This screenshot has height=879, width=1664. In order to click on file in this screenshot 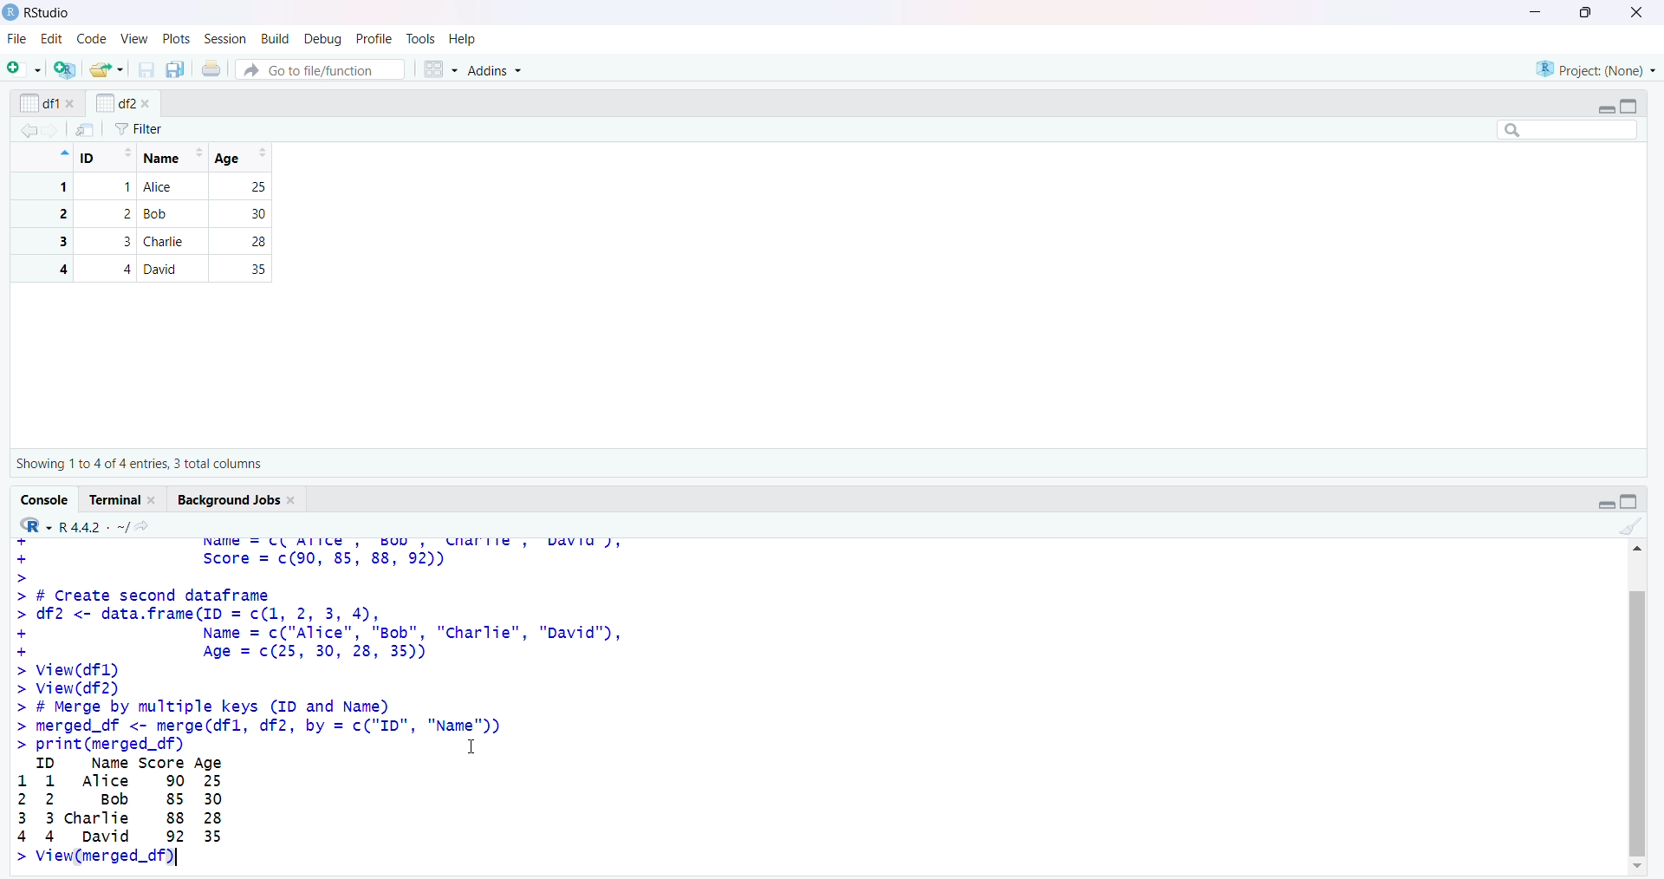, I will do `click(19, 38)`.